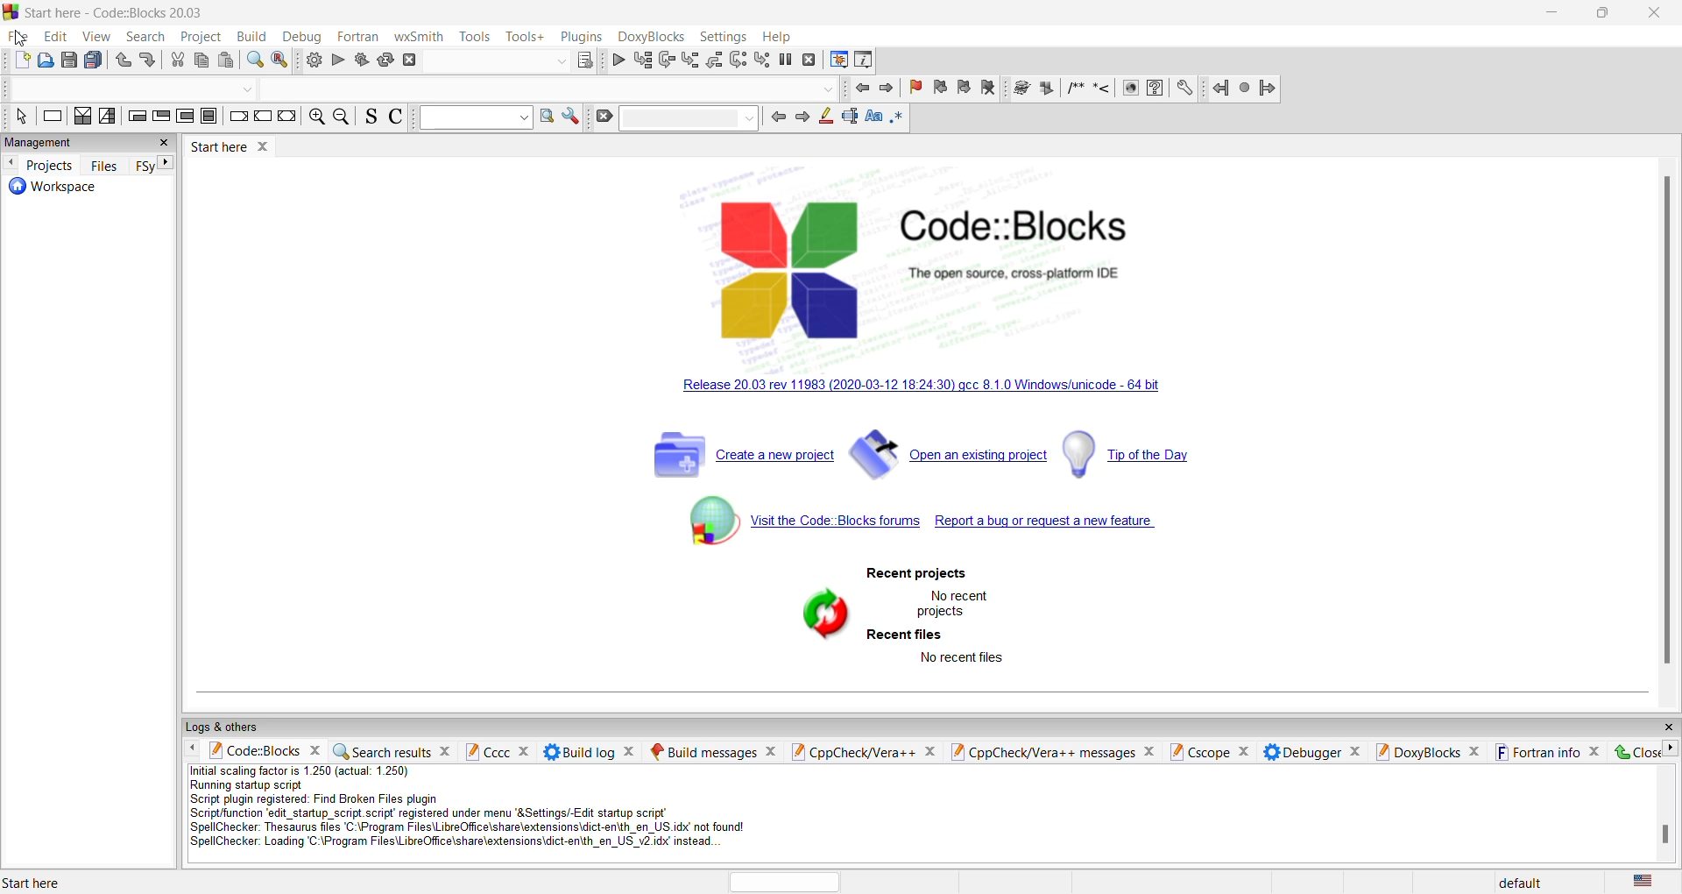 The height and width of the screenshot is (894, 1682). Describe the element at coordinates (255, 60) in the screenshot. I see `find` at that location.